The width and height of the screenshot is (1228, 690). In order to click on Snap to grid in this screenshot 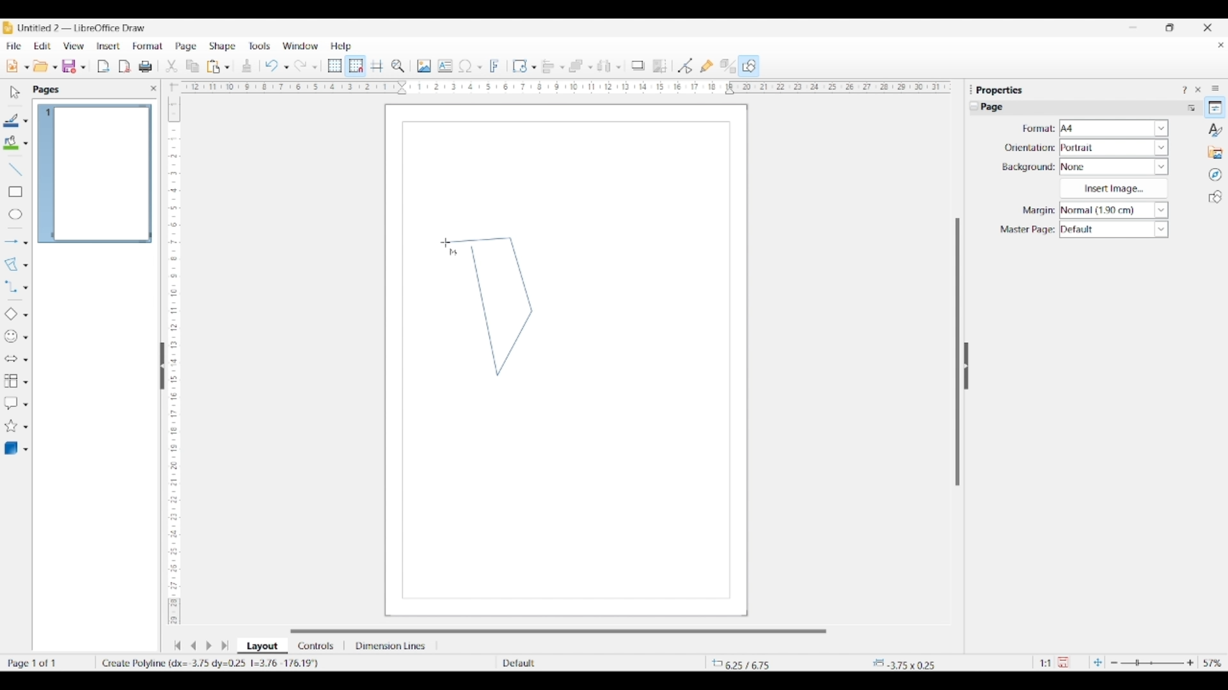, I will do `click(356, 66)`.